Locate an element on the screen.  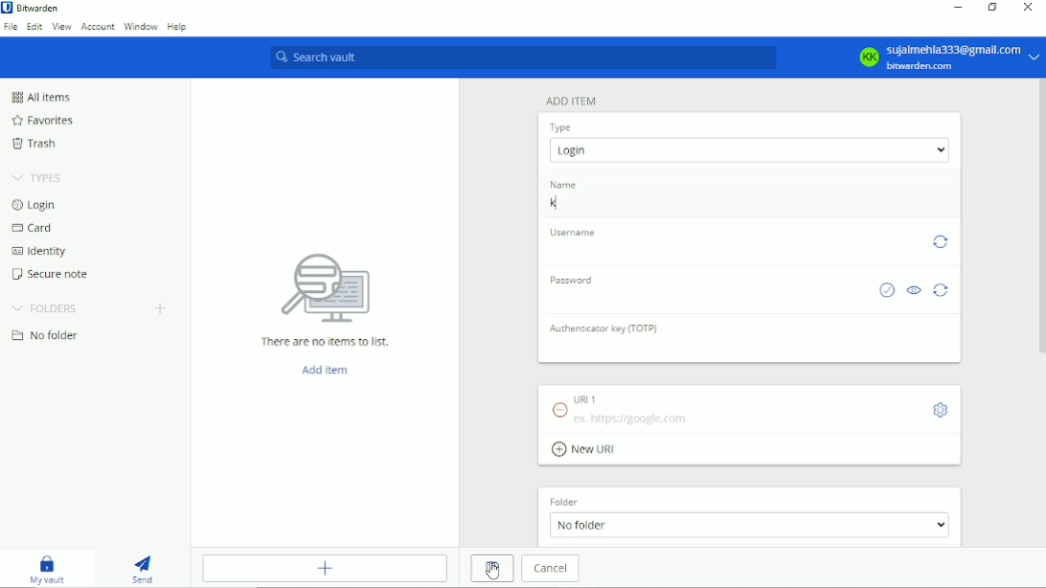
Add item is located at coordinates (327, 568).